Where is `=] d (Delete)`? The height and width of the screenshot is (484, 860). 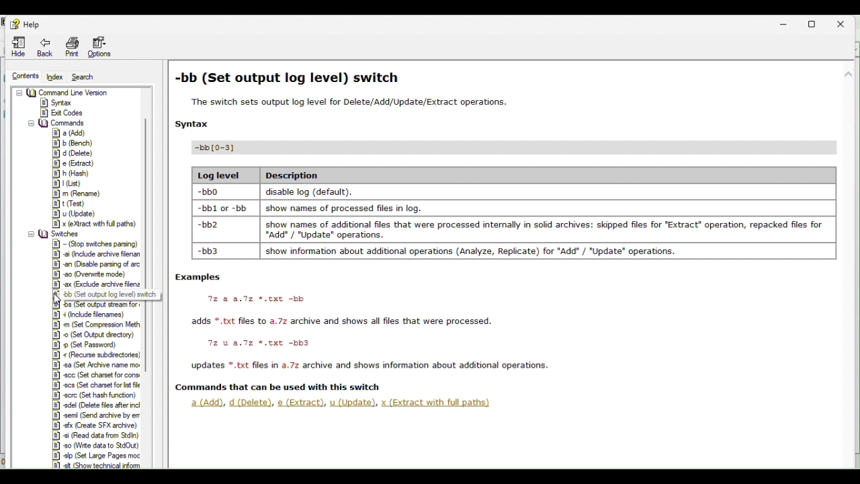 =] d (Delete) is located at coordinates (73, 153).